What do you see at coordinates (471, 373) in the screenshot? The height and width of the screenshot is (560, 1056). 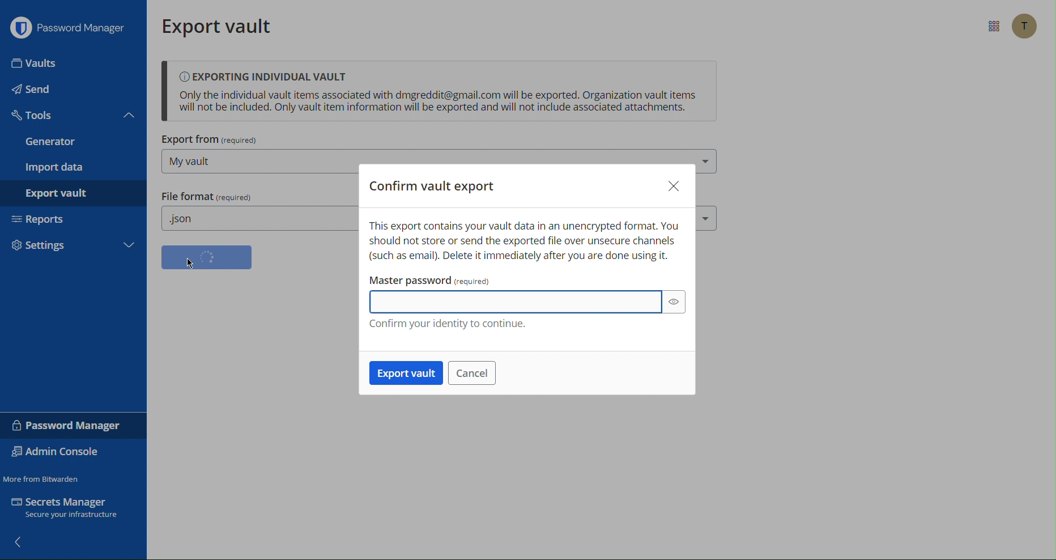 I see `Cancel` at bounding box center [471, 373].